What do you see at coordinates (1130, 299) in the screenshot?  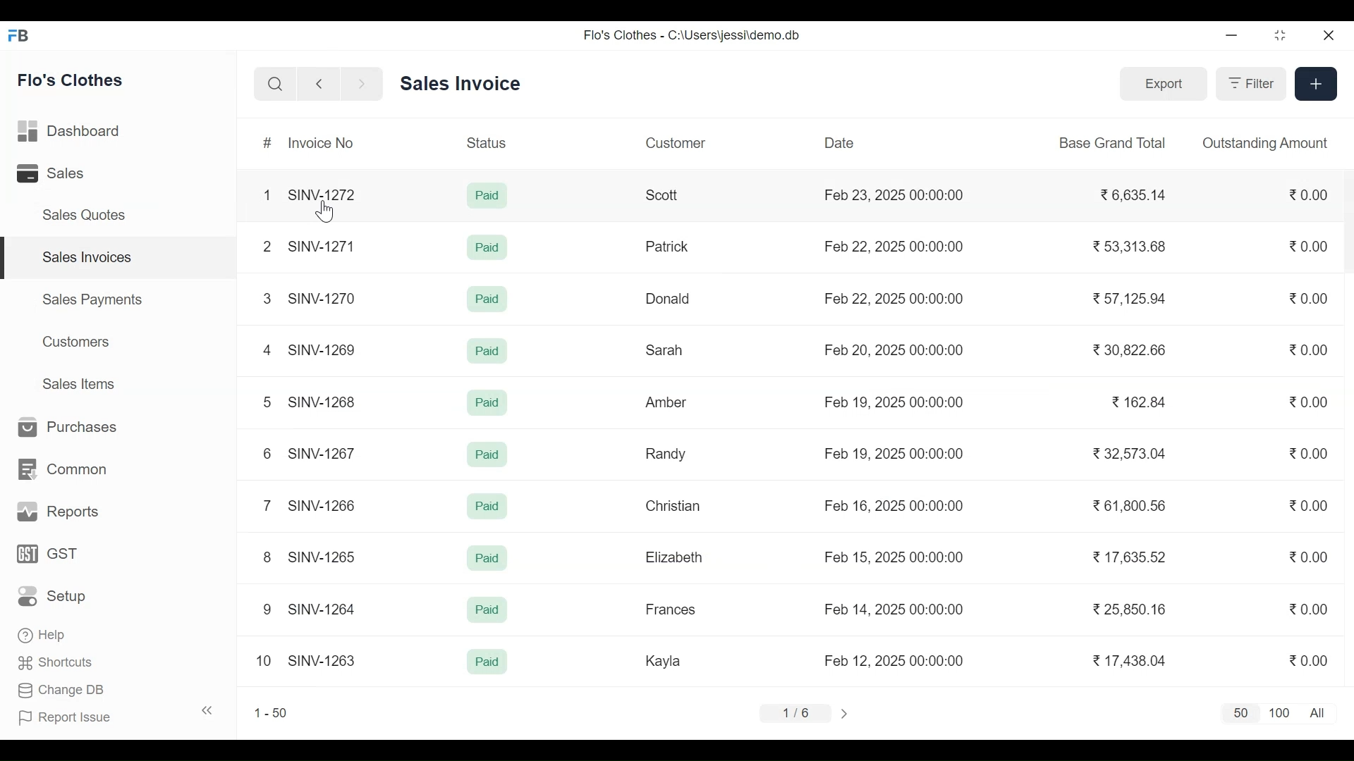 I see `57.125.94` at bounding box center [1130, 299].